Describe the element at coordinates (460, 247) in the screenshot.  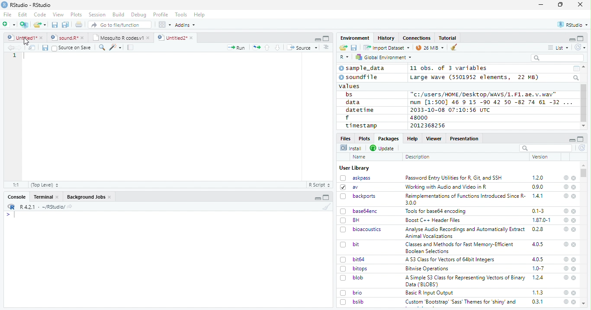
I see `(Classes and Methods for Fast Memory-Efficient
Boolean Selections` at that location.